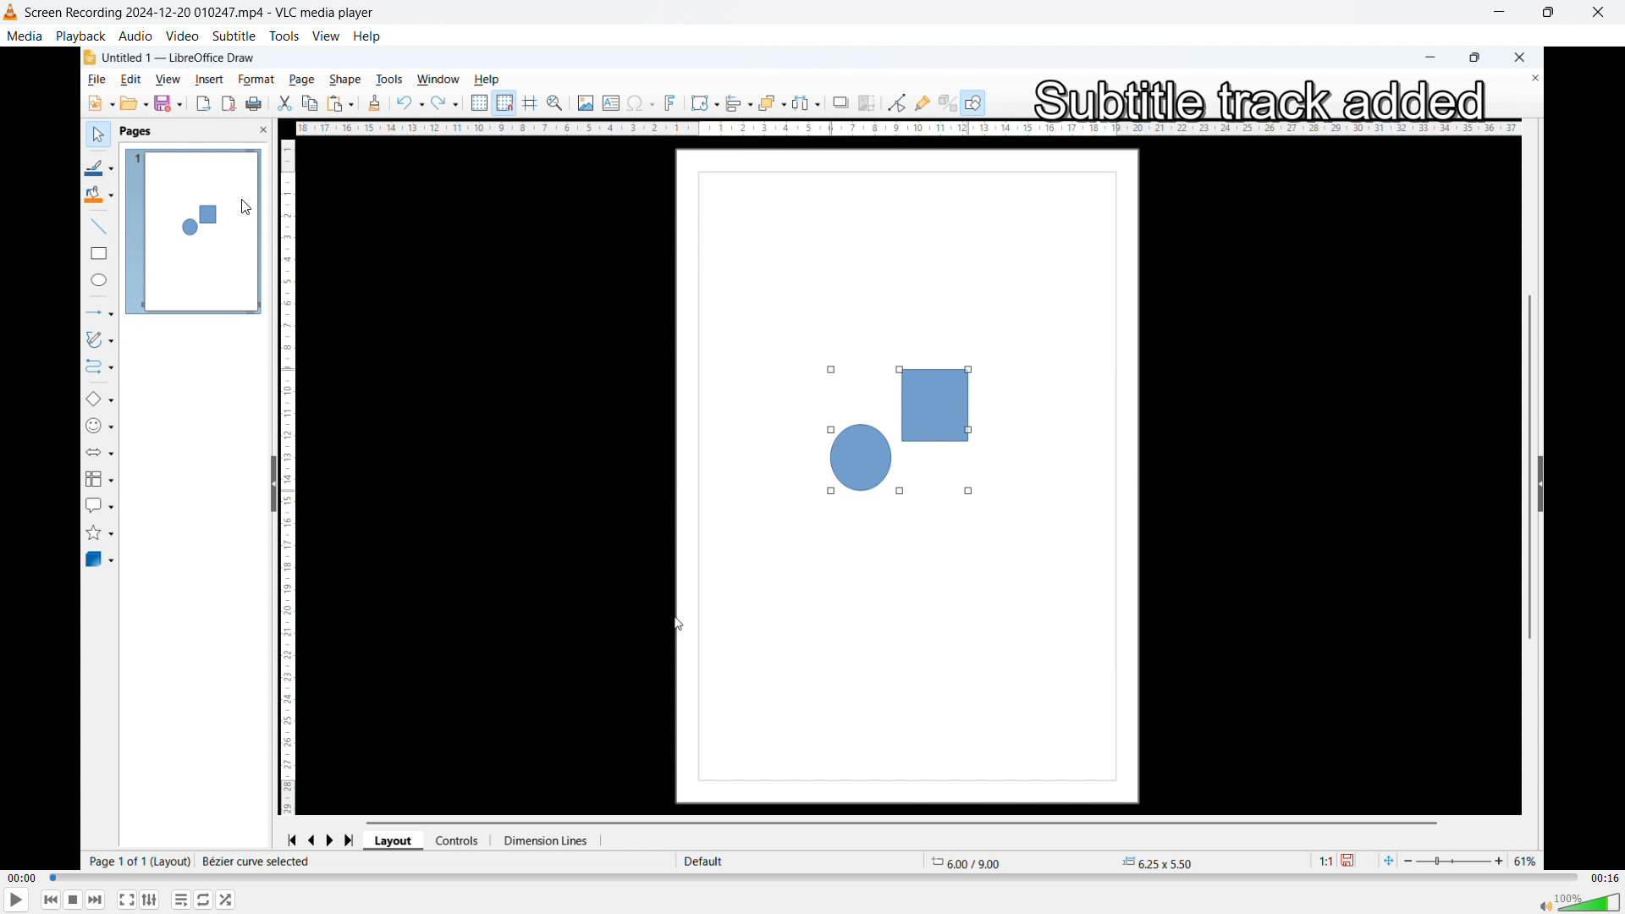 The height and width of the screenshot is (914, 1625). I want to click on Toggle playlist , so click(181, 900).